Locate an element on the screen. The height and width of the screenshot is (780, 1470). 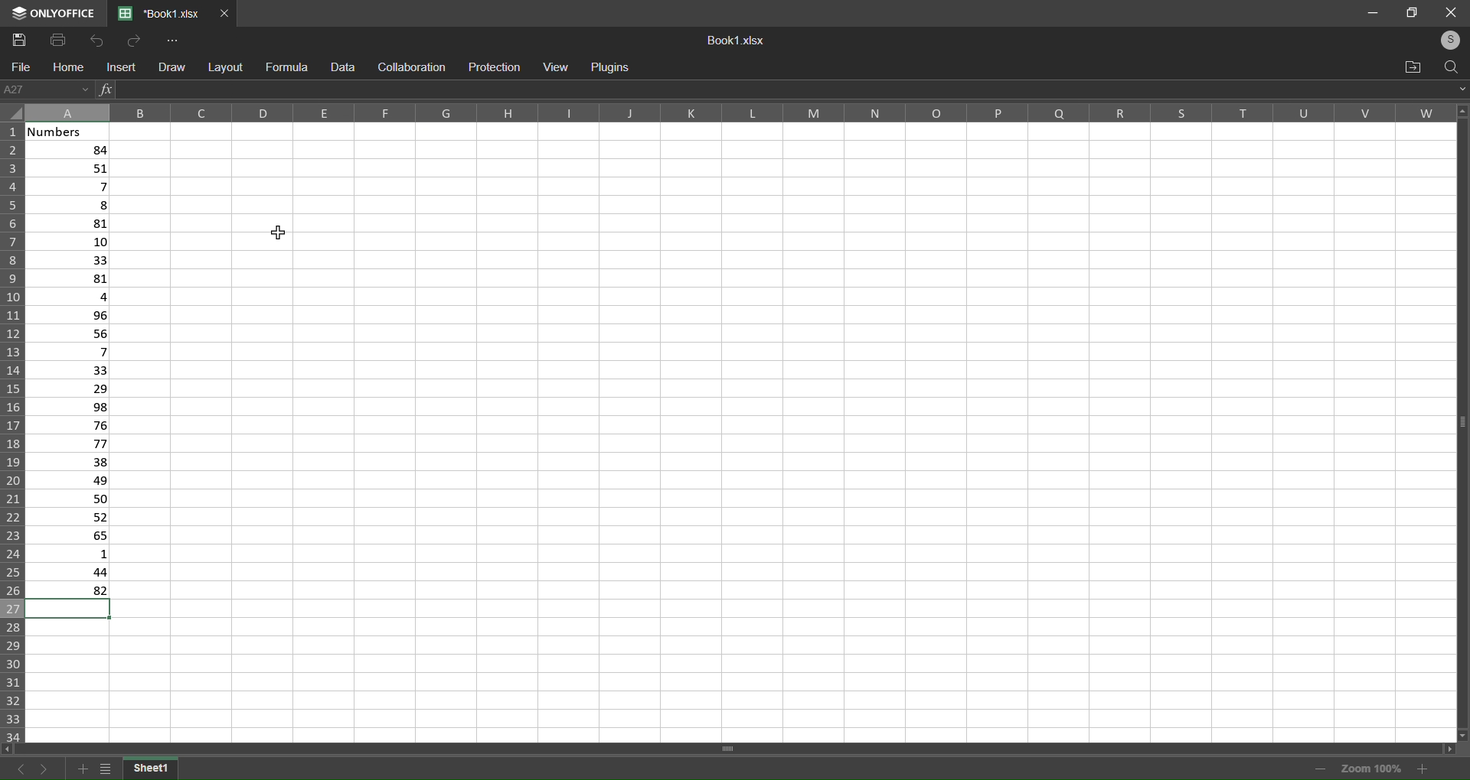
move up is located at coordinates (1460, 110).